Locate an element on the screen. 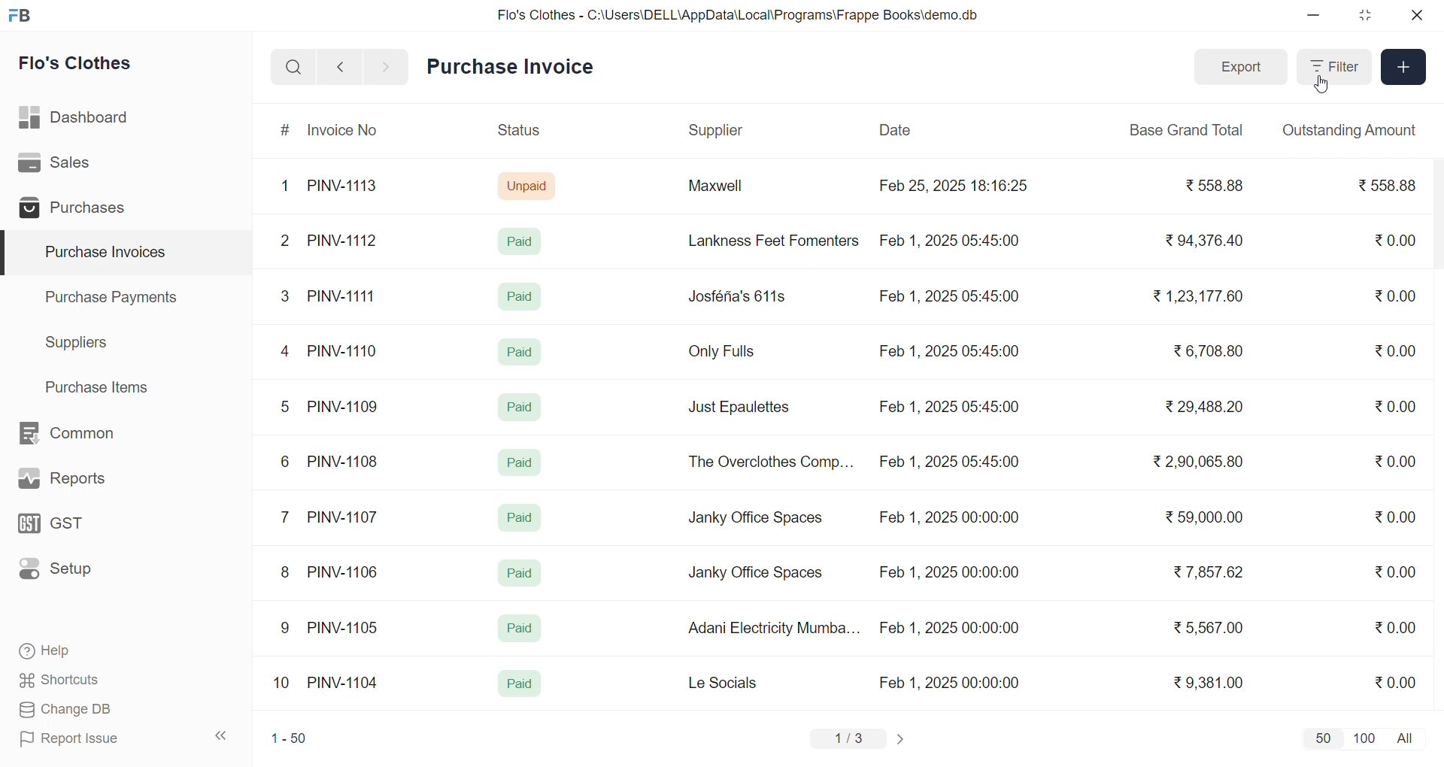  The Overclothes Comp... is located at coordinates (769, 461).